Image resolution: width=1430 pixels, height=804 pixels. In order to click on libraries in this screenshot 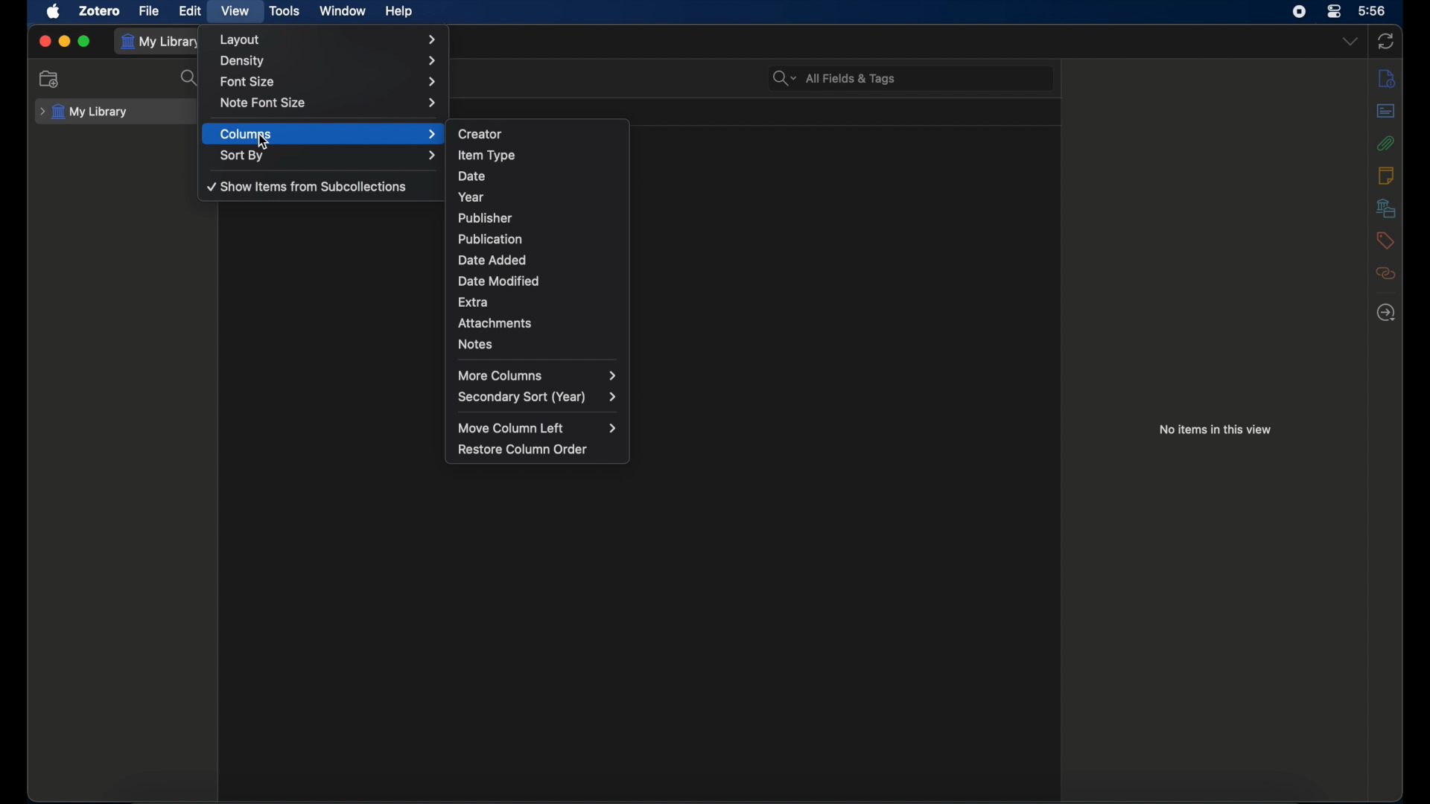, I will do `click(1385, 208)`.